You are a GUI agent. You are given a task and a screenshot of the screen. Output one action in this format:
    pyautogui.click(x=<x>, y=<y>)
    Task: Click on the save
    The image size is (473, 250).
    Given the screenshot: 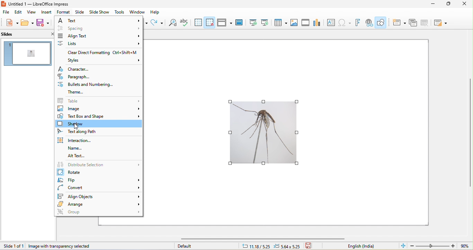 What is the action you would take?
    pyautogui.click(x=44, y=23)
    